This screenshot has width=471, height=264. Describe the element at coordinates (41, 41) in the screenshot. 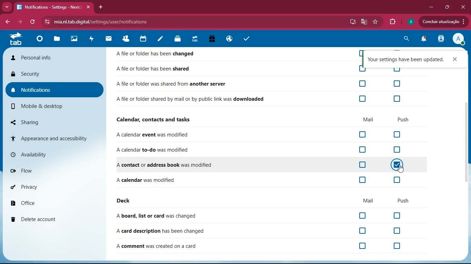

I see `home` at that location.